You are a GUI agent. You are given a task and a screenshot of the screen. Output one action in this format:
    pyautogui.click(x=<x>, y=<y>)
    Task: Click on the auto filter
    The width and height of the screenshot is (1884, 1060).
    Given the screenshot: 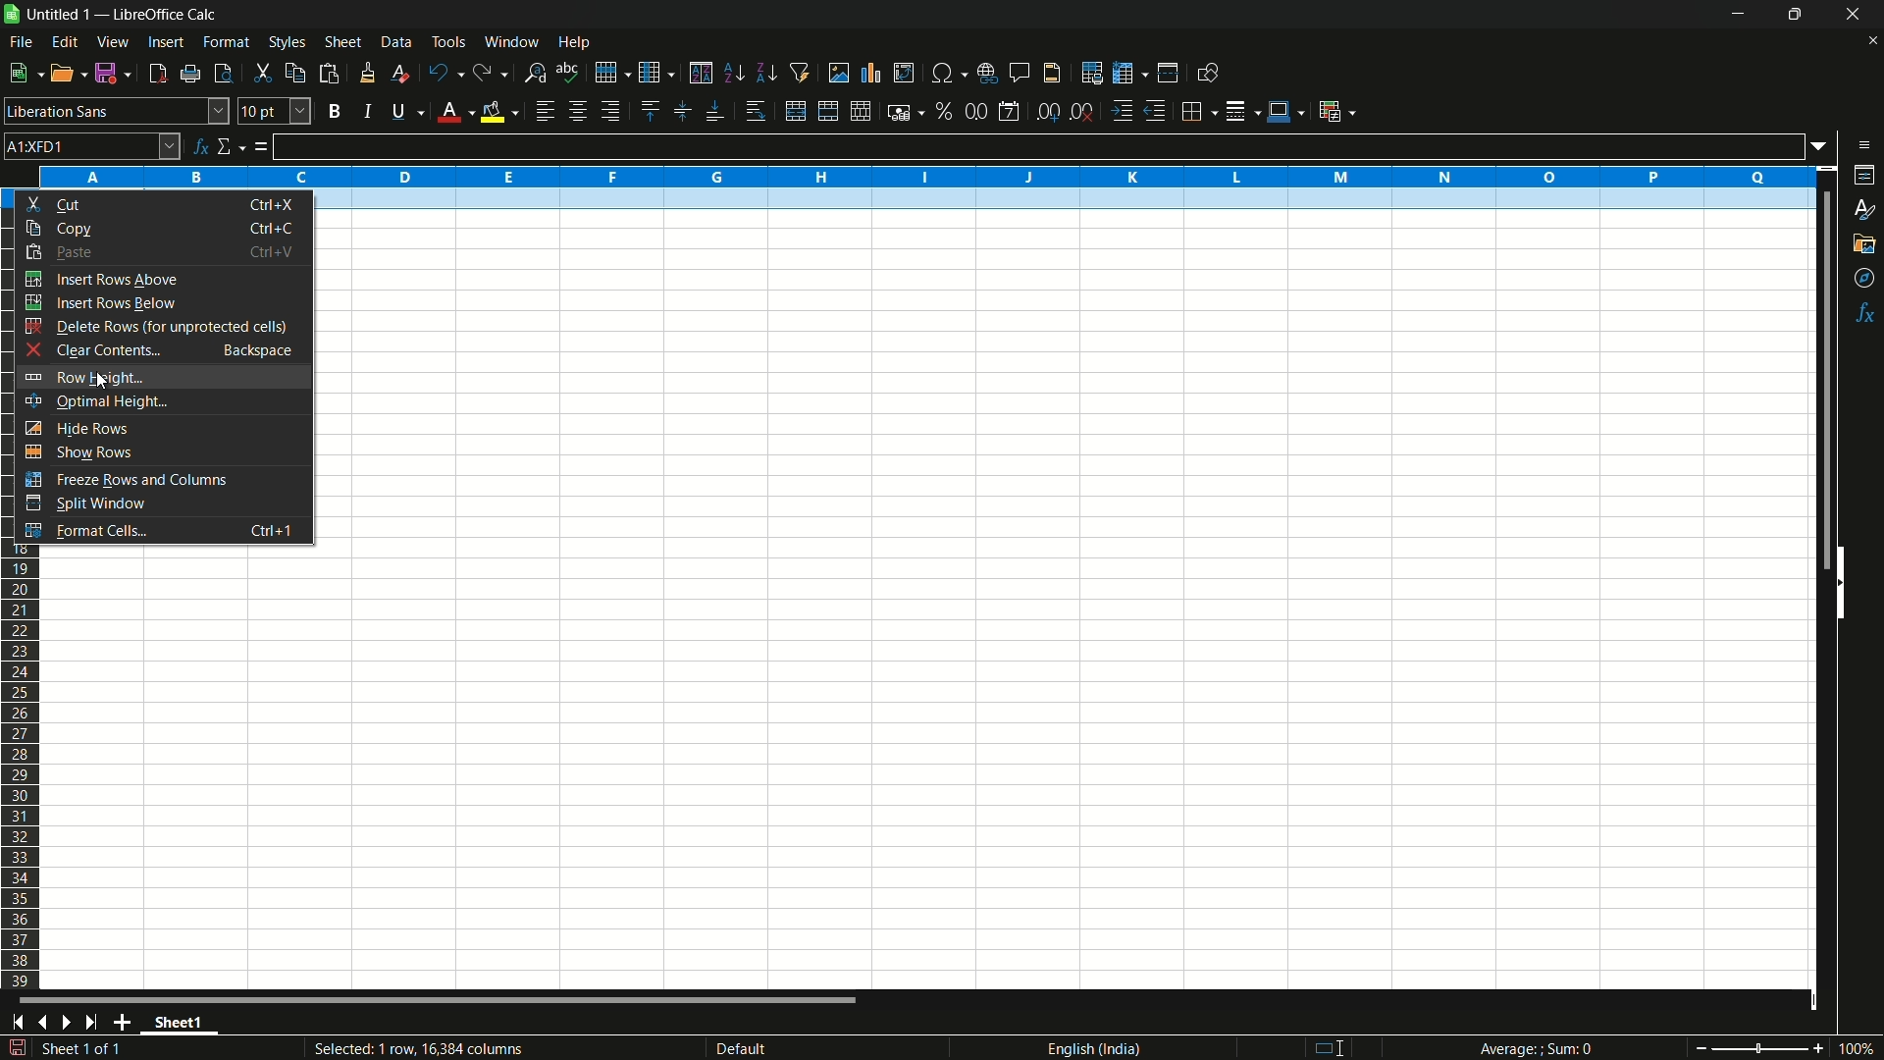 What is the action you would take?
    pyautogui.click(x=801, y=73)
    